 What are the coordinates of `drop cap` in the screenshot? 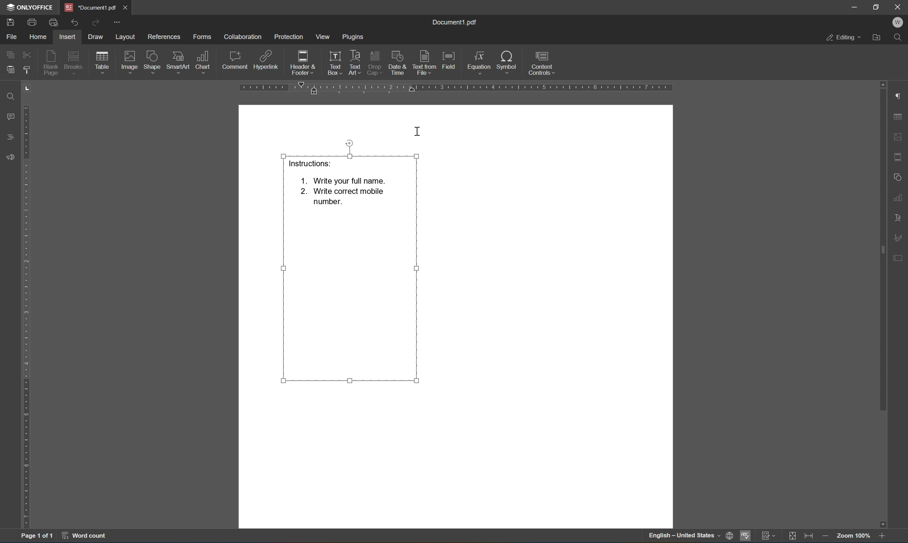 It's located at (374, 62).